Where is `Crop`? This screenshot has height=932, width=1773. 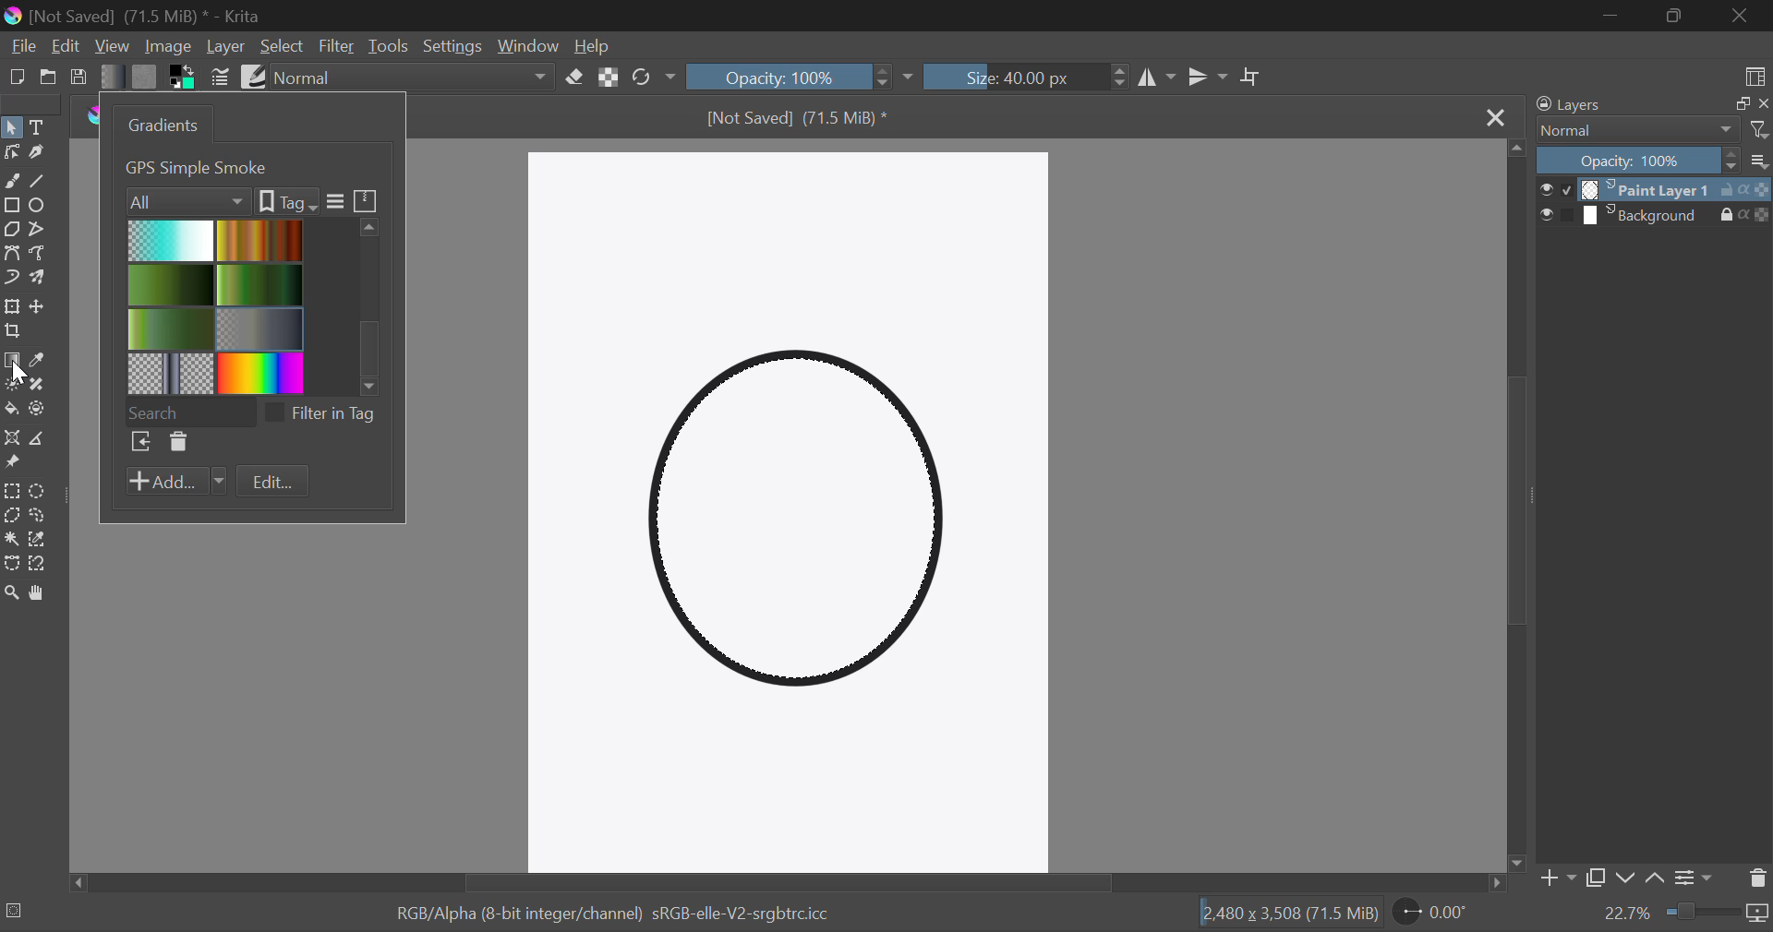
Crop is located at coordinates (13, 333).